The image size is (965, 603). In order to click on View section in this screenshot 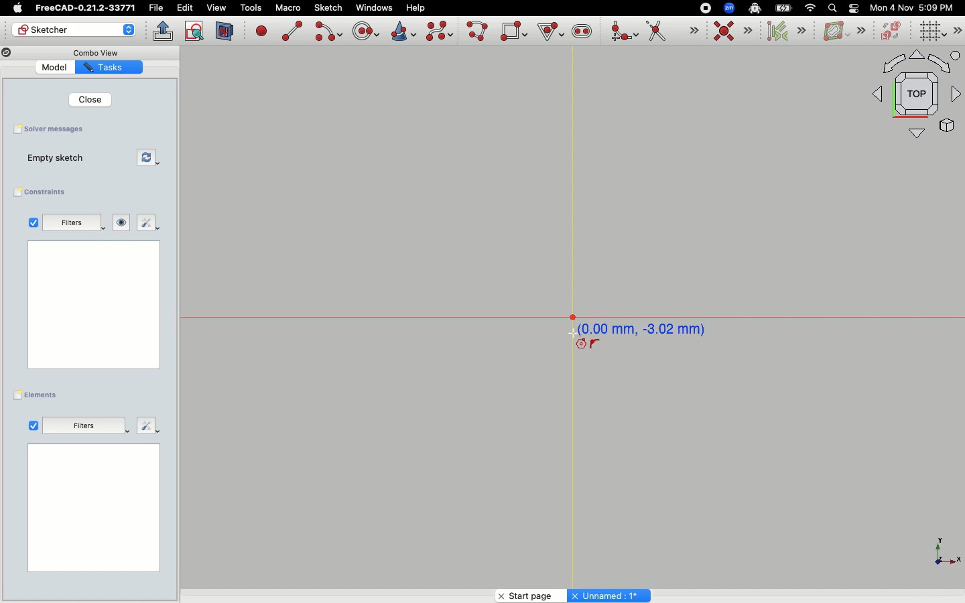, I will do `click(225, 31)`.